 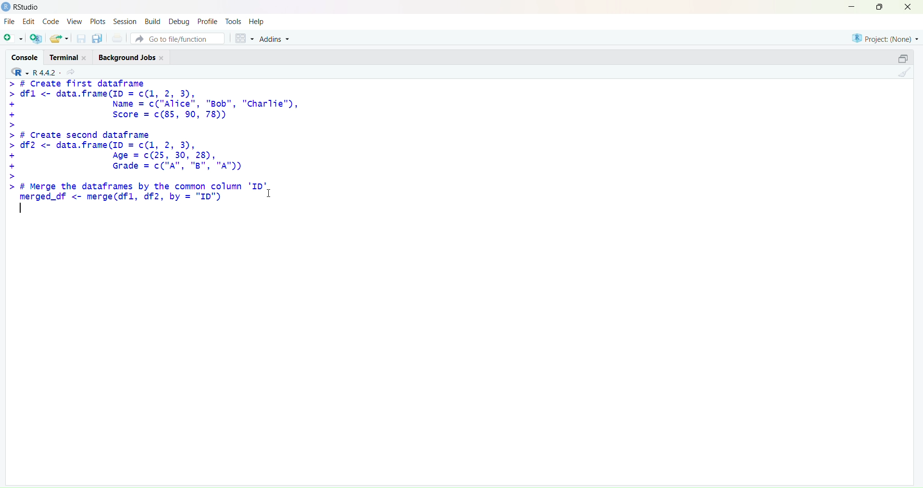 What do you see at coordinates (849, 7) in the screenshot?
I see `minimize` at bounding box center [849, 7].